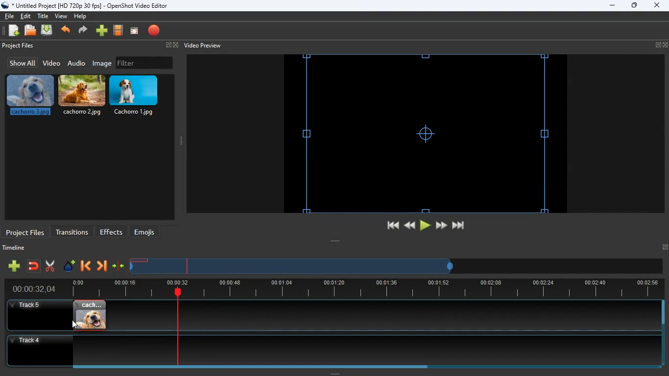  Describe the element at coordinates (119, 31) in the screenshot. I see `film` at that location.